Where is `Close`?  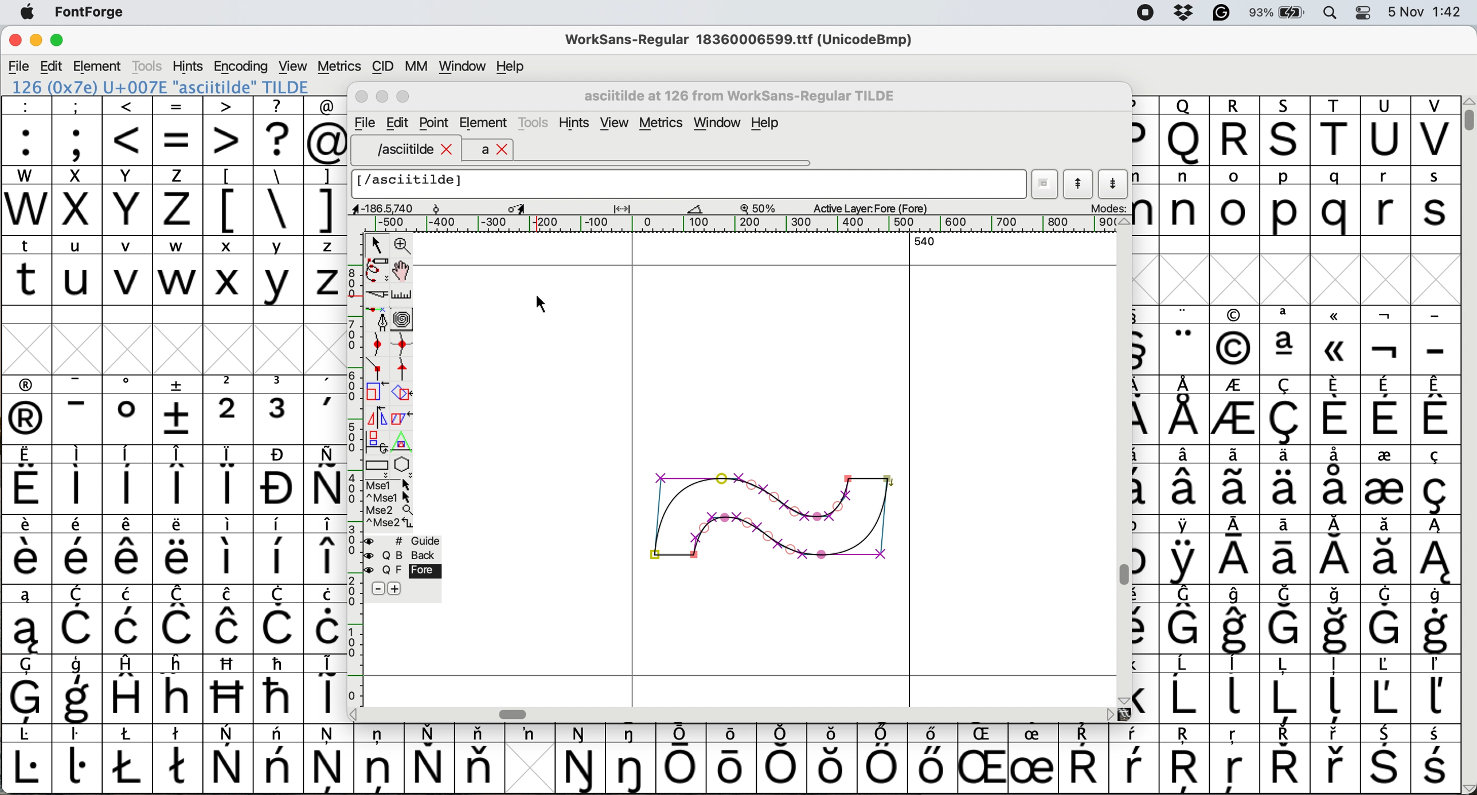 Close is located at coordinates (362, 97).